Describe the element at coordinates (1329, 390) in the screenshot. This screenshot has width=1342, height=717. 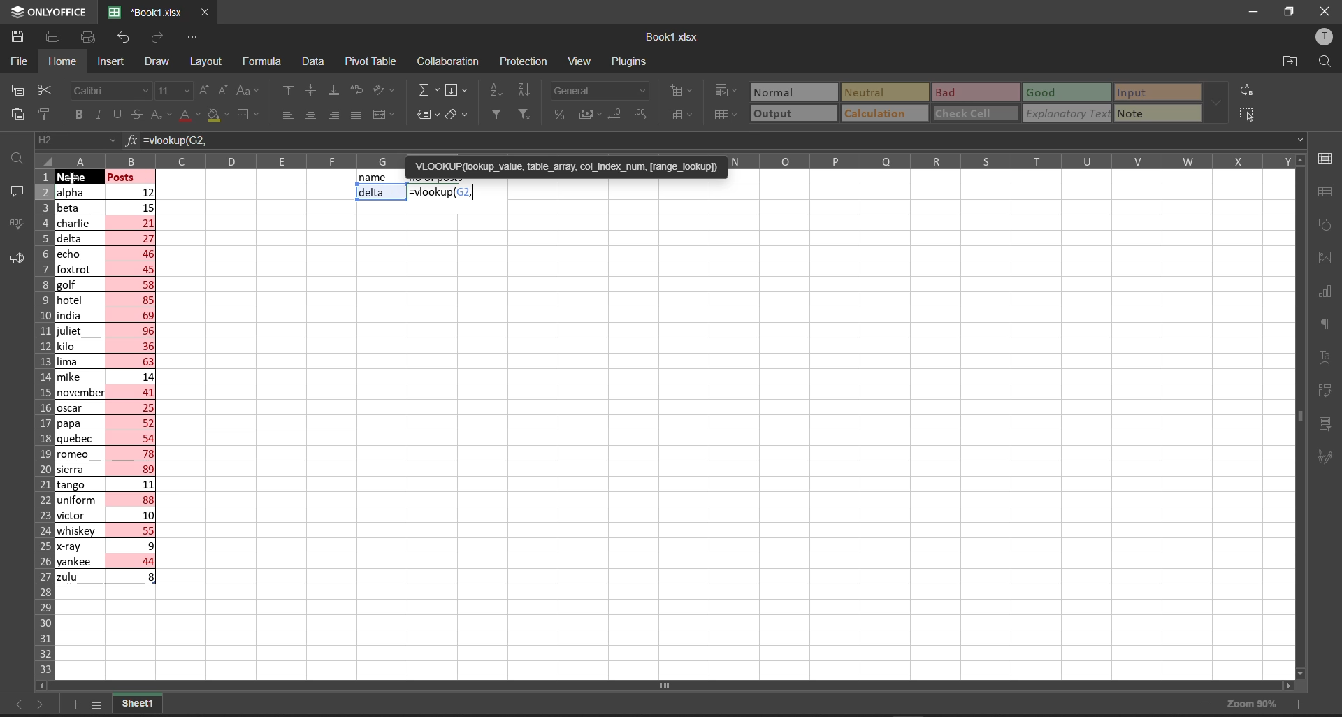
I see `pivot table settings` at that location.